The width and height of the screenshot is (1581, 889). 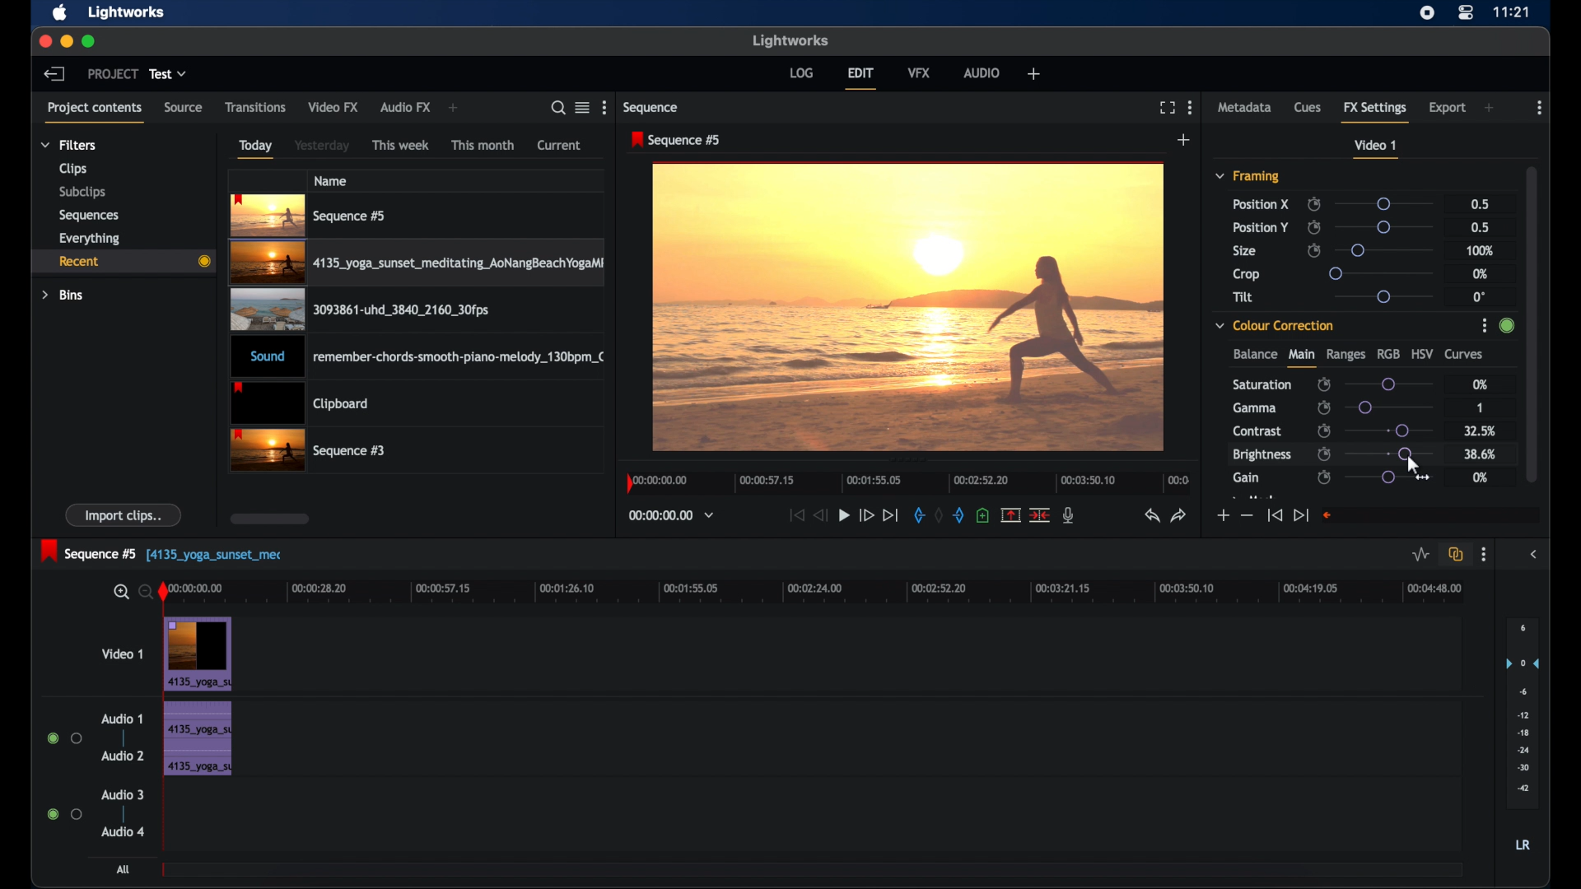 I want to click on slider, so click(x=1387, y=249).